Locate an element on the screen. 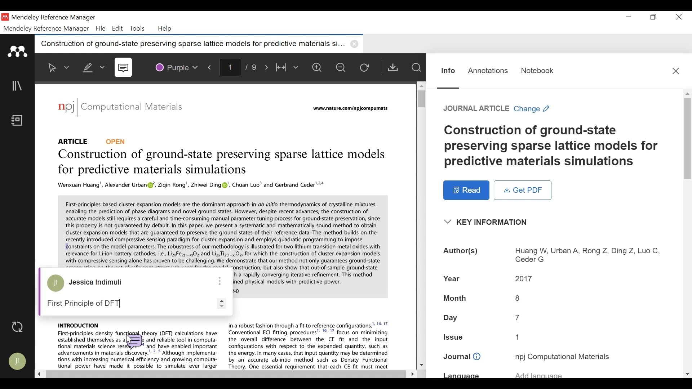  Title: Construction of ground-state preserving sparse lattice models for predictive materials simulations is located at coordinates (219, 163).